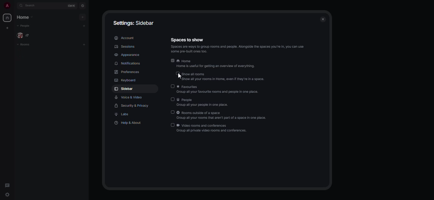 The height and width of the screenshot is (200, 434). I want to click on cursor, so click(179, 77).